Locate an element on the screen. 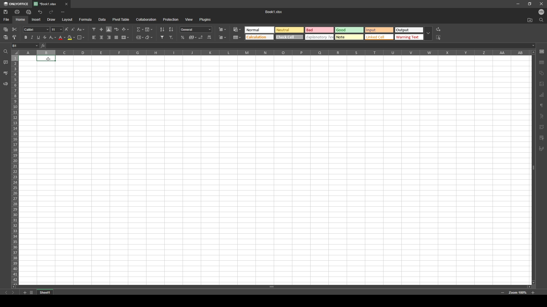 The width and height of the screenshot is (547, 307). italic is located at coordinates (32, 38).